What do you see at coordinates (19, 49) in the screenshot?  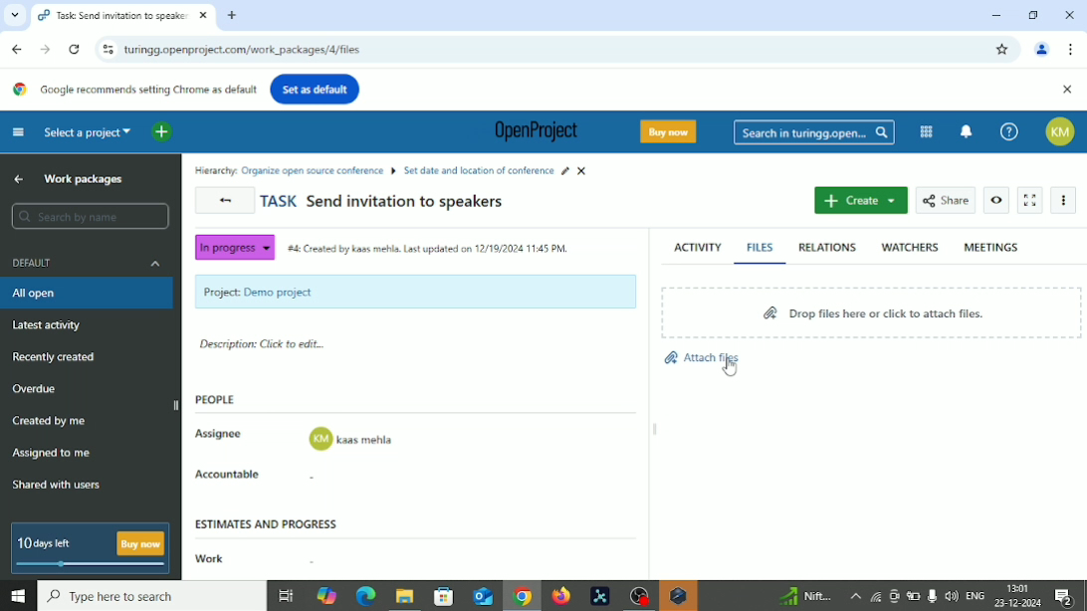 I see `Back` at bounding box center [19, 49].